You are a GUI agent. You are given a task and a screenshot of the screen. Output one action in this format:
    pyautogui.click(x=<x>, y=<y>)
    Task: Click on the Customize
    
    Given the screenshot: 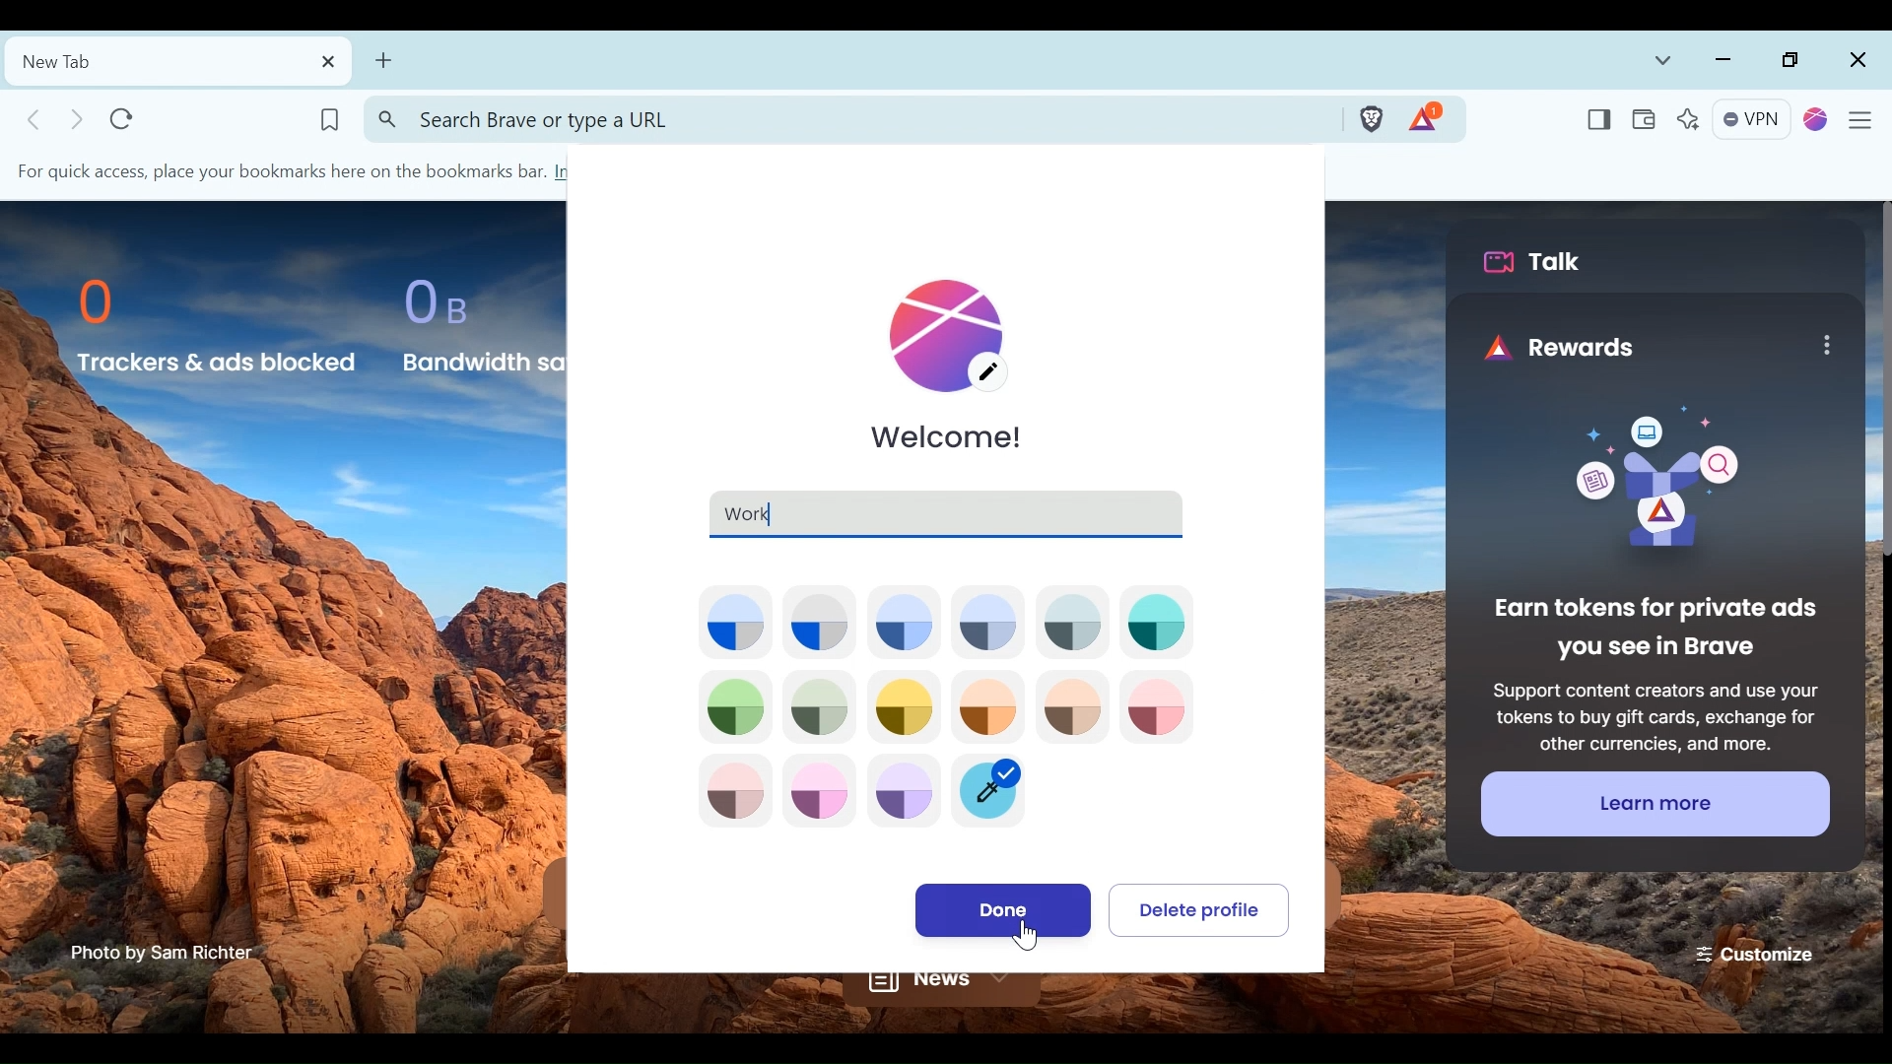 What is the action you would take?
    pyautogui.click(x=1757, y=952)
    